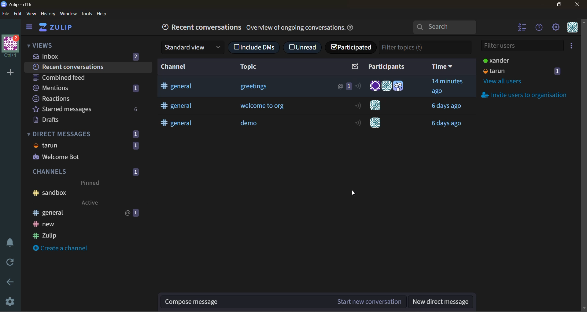 The image size is (587, 312). I want to click on time, so click(443, 66).